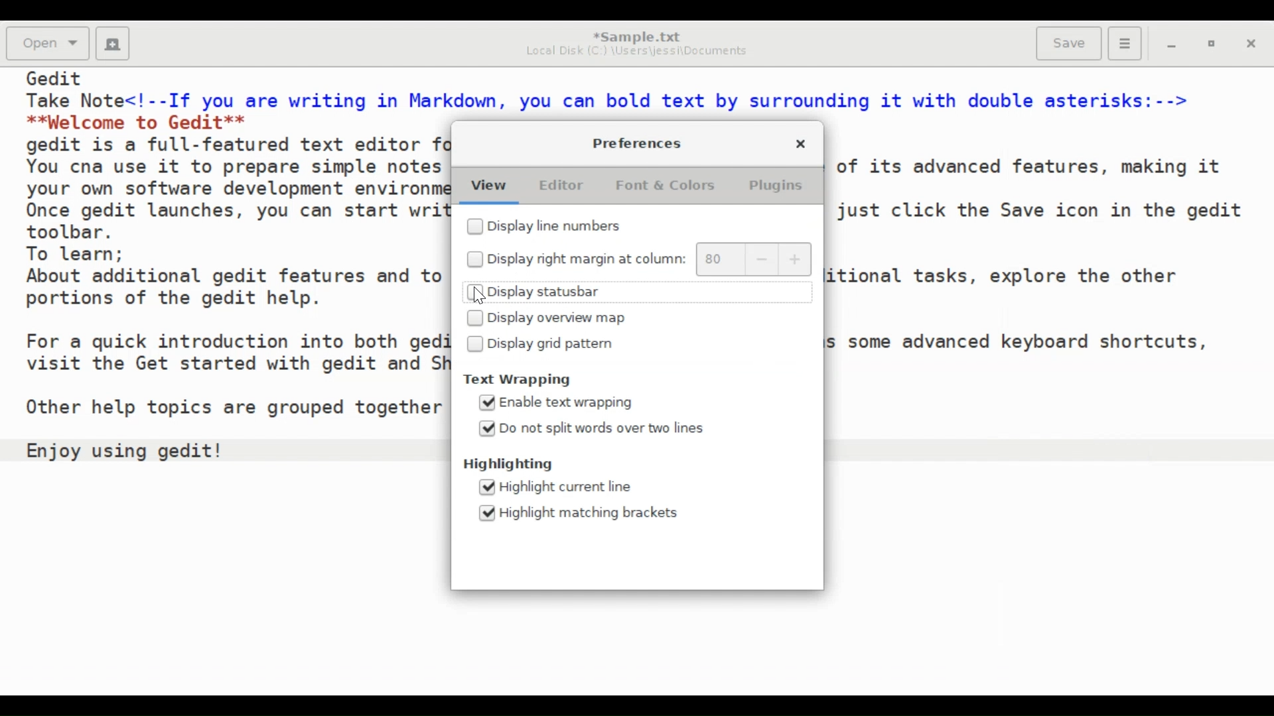 This screenshot has width=1274, height=716. What do you see at coordinates (667, 184) in the screenshot?
I see `Font & Colors` at bounding box center [667, 184].